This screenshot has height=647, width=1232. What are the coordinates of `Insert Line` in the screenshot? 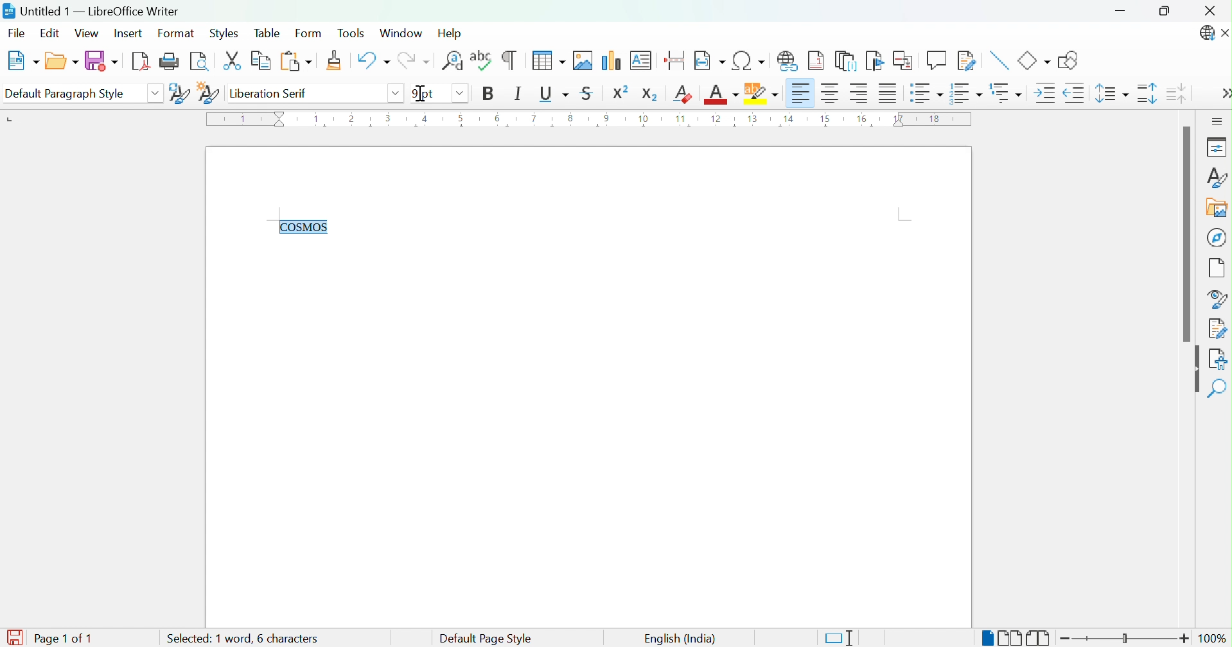 It's located at (998, 58).